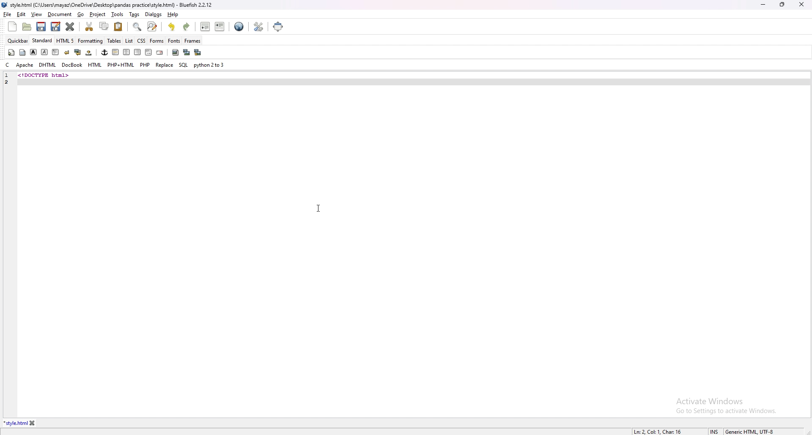  Describe the element at coordinates (318, 208) in the screenshot. I see `cursor` at that location.